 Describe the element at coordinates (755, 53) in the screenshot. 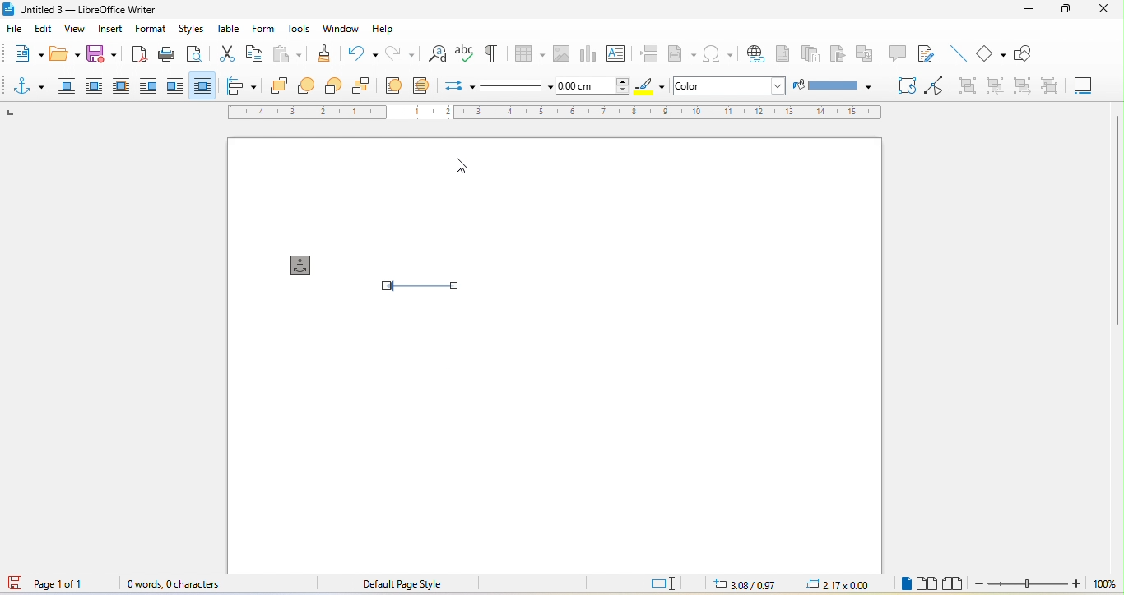

I see `hyperlink` at that location.